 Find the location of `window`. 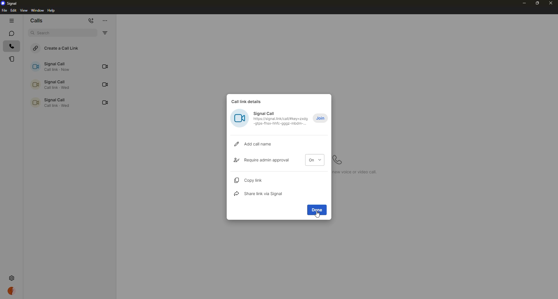

window is located at coordinates (38, 10).